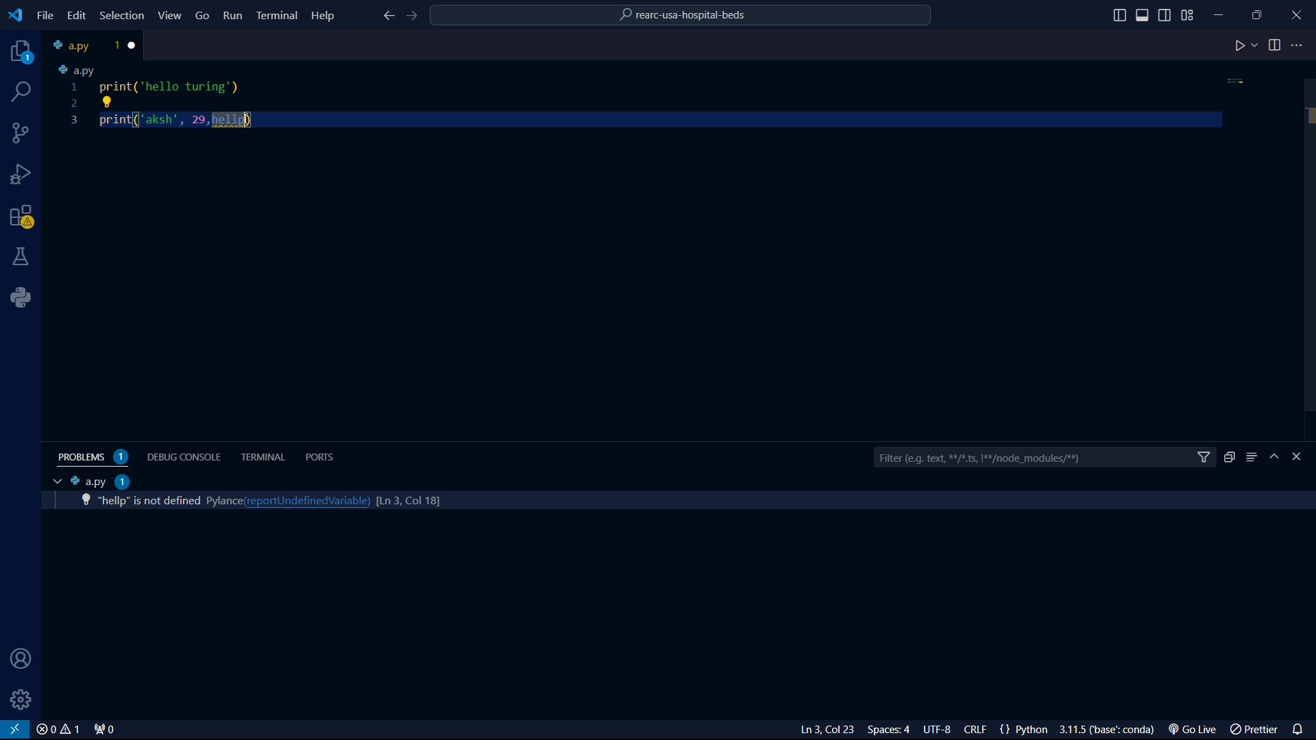 Image resolution: width=1316 pixels, height=740 pixels. I want to click on search, so click(23, 92).